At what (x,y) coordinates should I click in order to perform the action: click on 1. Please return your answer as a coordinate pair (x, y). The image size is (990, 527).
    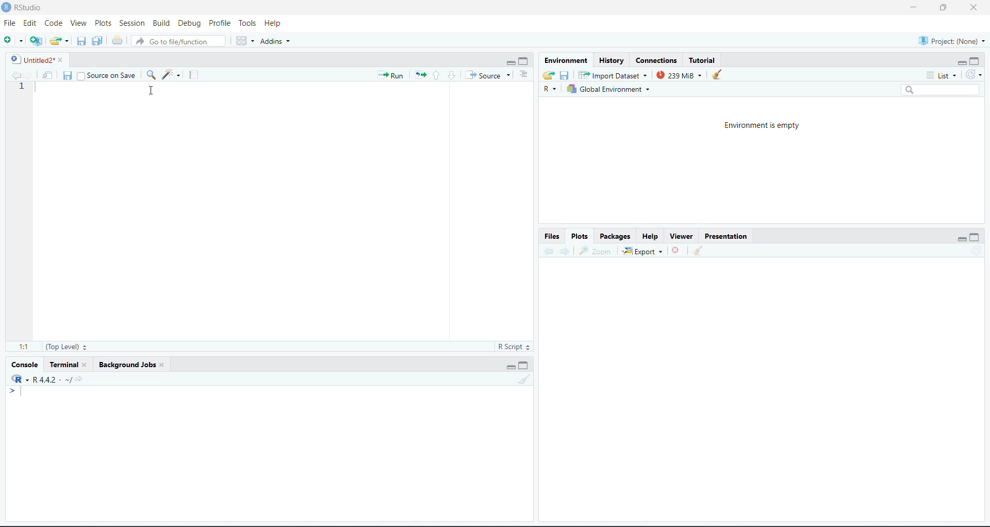
    Looking at the image, I should click on (23, 86).